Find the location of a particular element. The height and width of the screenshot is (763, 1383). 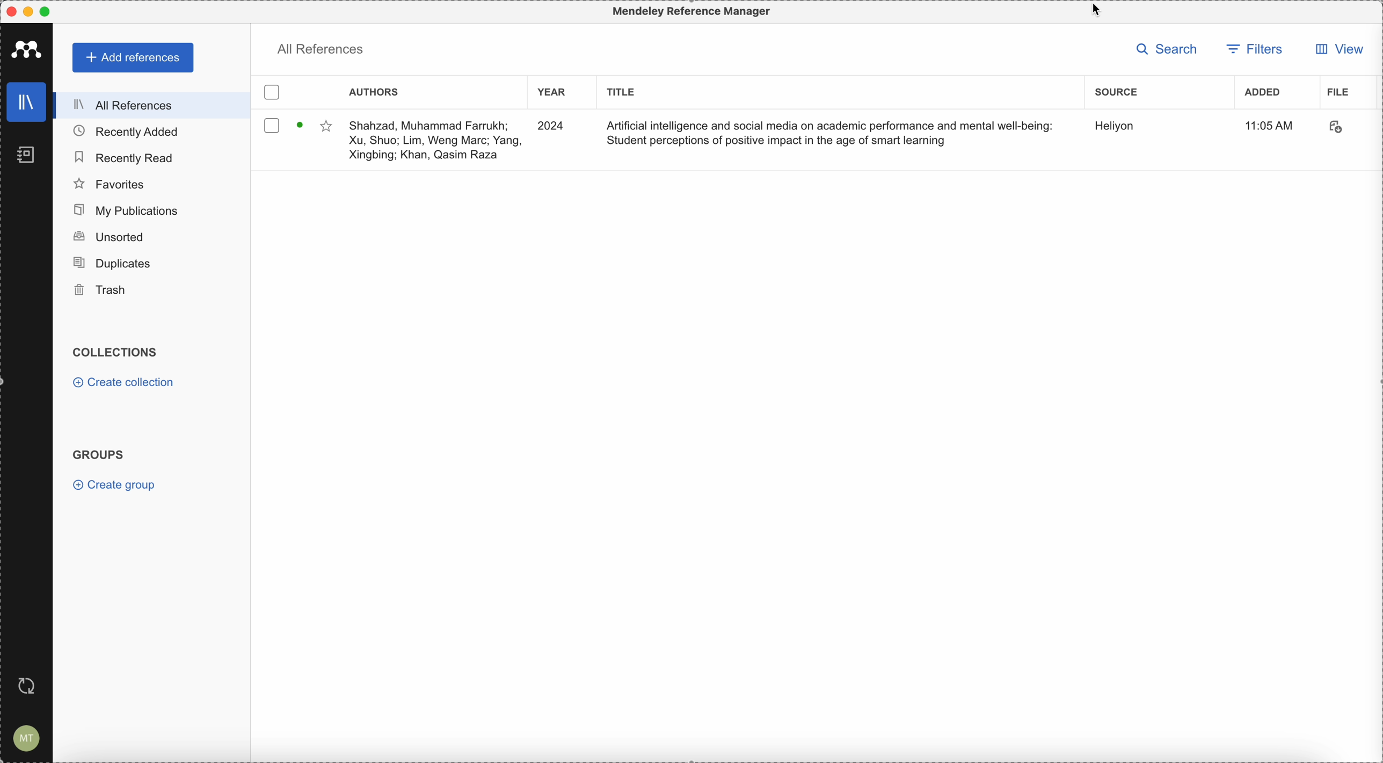

unsorted is located at coordinates (108, 235).